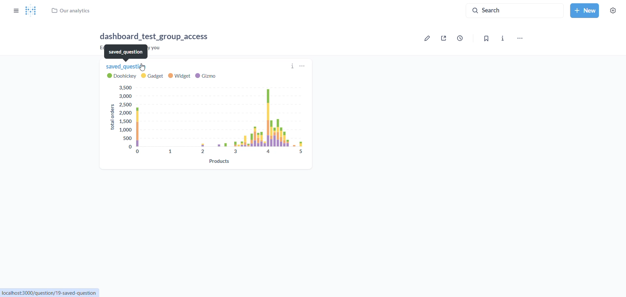 The width and height of the screenshot is (626, 297). What do you see at coordinates (161, 34) in the screenshot?
I see `dashboard_test_group_access` at bounding box center [161, 34].